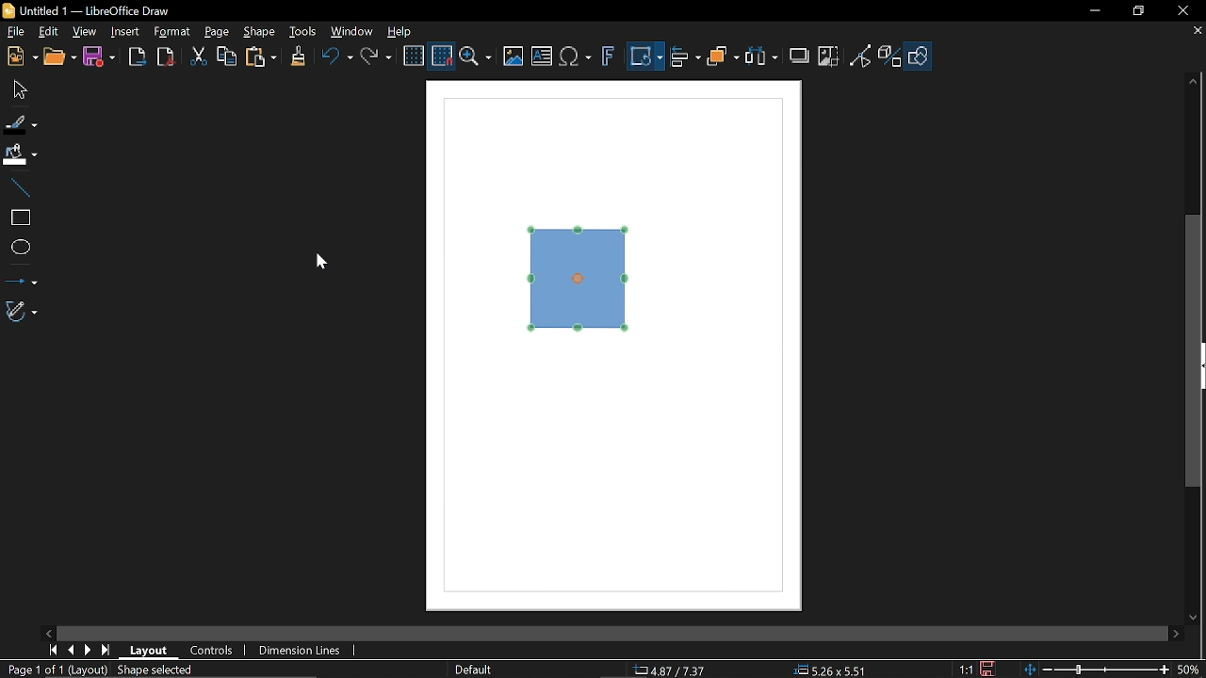  What do you see at coordinates (20, 312) in the screenshot?
I see `Curves and polygons` at bounding box center [20, 312].